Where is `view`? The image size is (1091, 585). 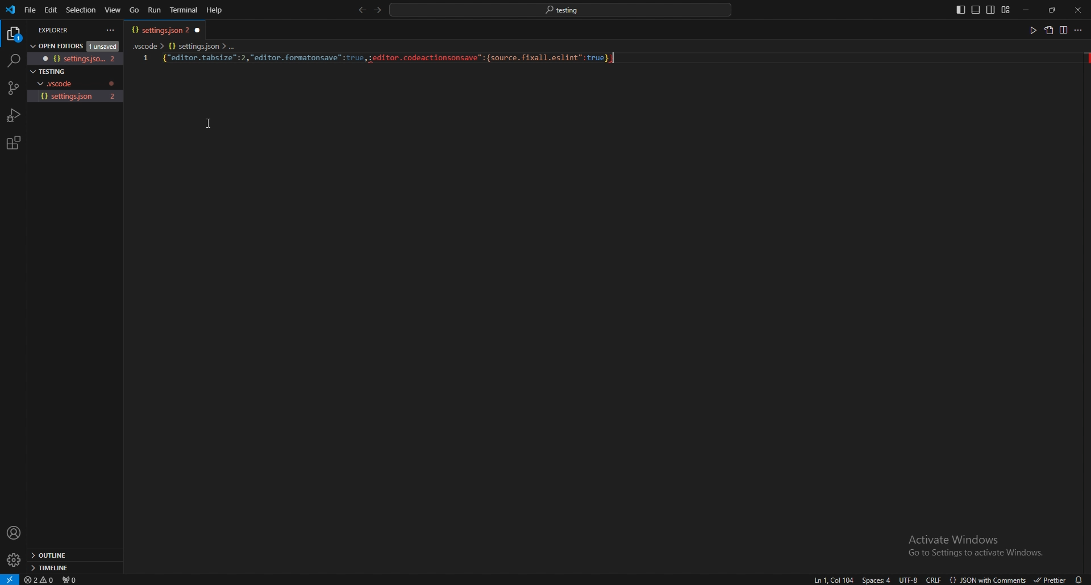
view is located at coordinates (114, 9).